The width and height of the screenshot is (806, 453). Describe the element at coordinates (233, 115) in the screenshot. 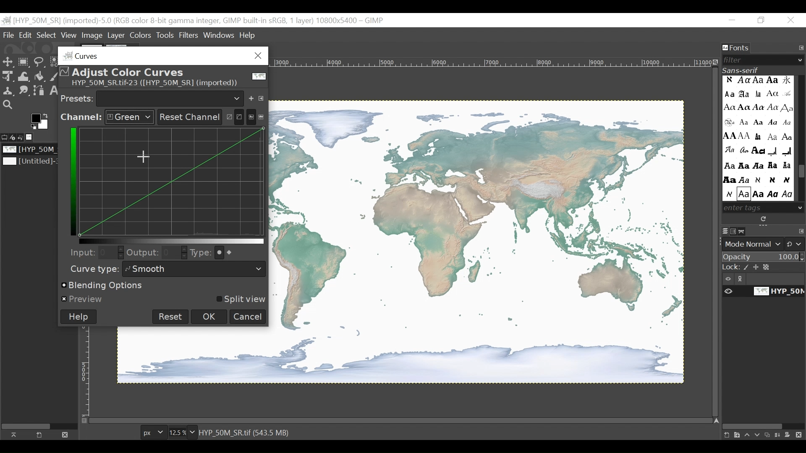

I see `Adjust curves` at that location.